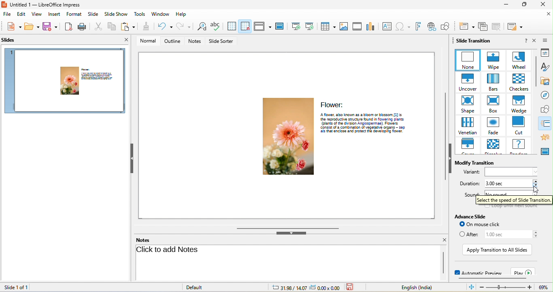  What do you see at coordinates (547, 95) in the screenshot?
I see `navigator` at bounding box center [547, 95].